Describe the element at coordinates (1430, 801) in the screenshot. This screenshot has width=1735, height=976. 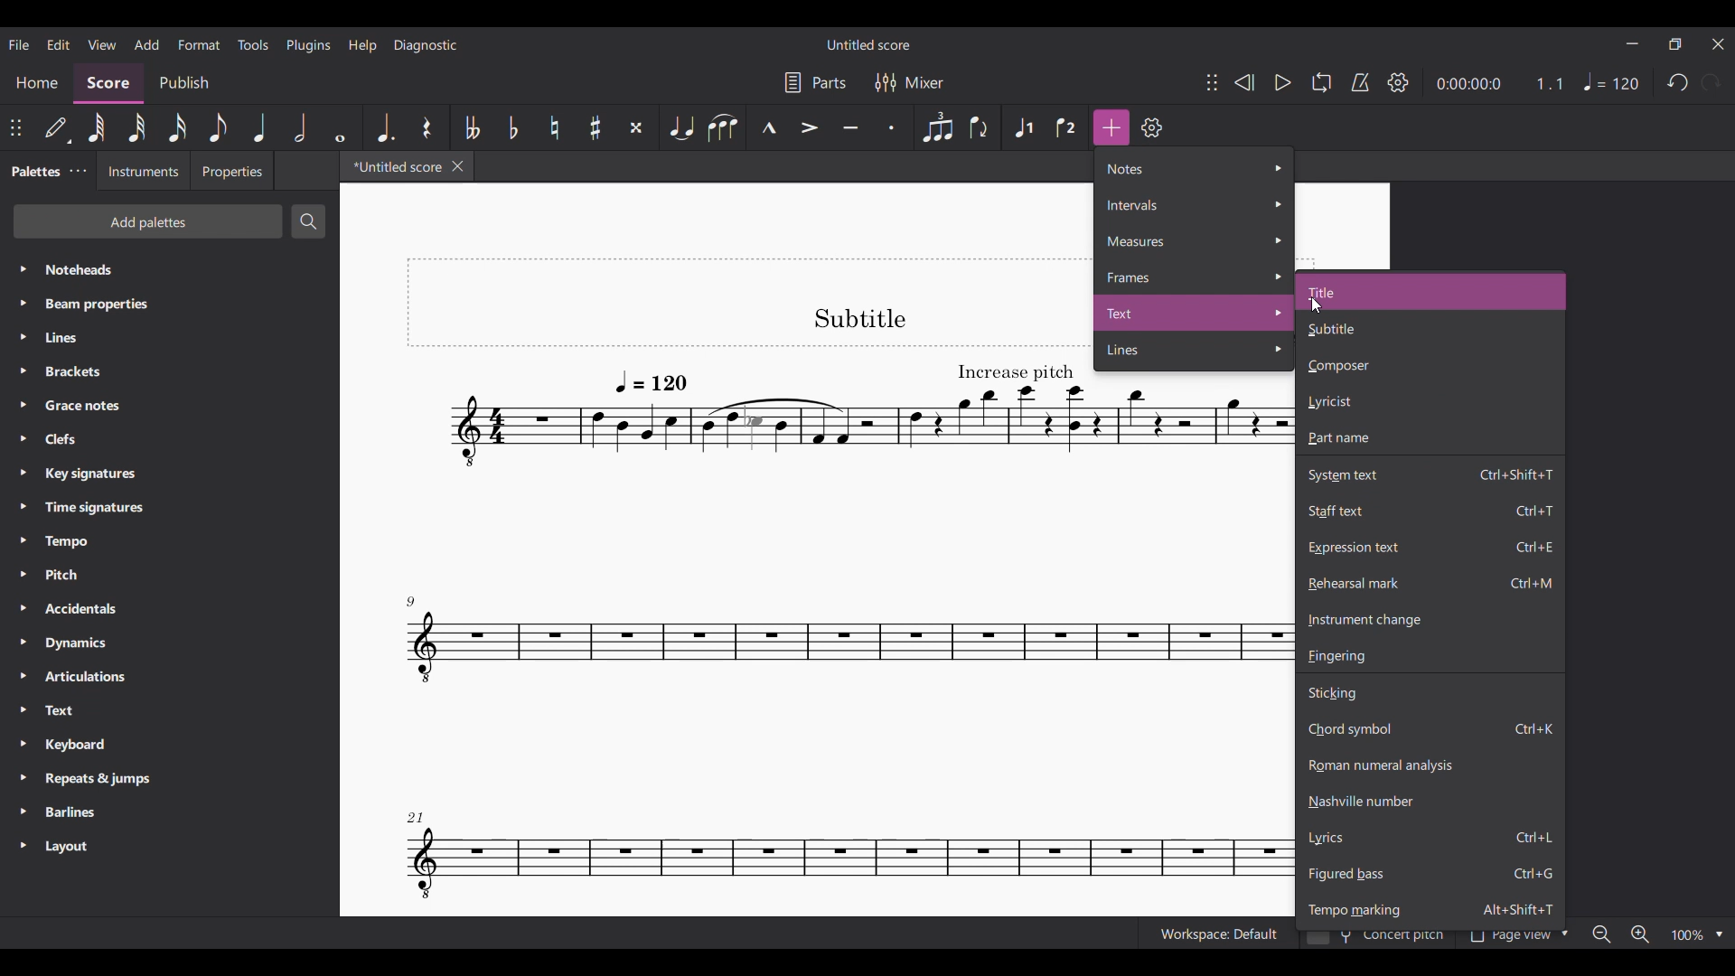
I see `Nashville number` at that location.